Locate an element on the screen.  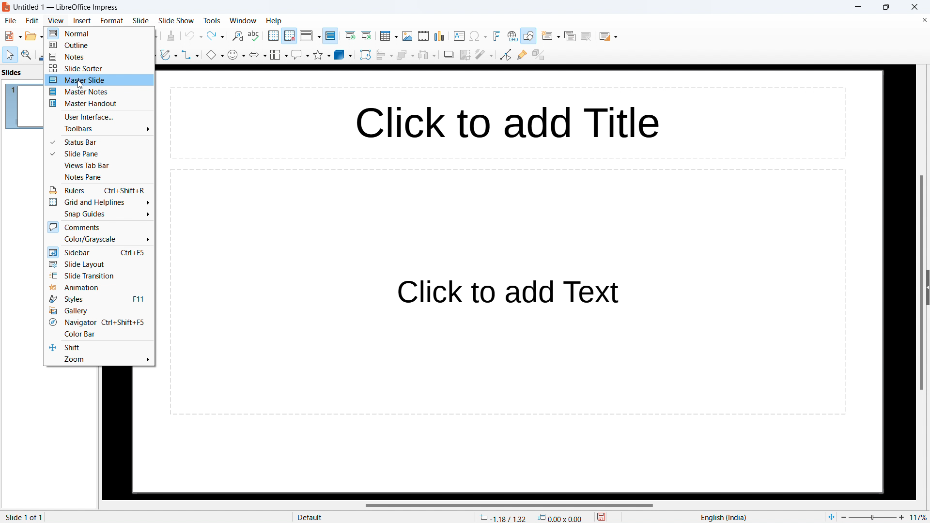
English(India) is located at coordinates (721, 518).